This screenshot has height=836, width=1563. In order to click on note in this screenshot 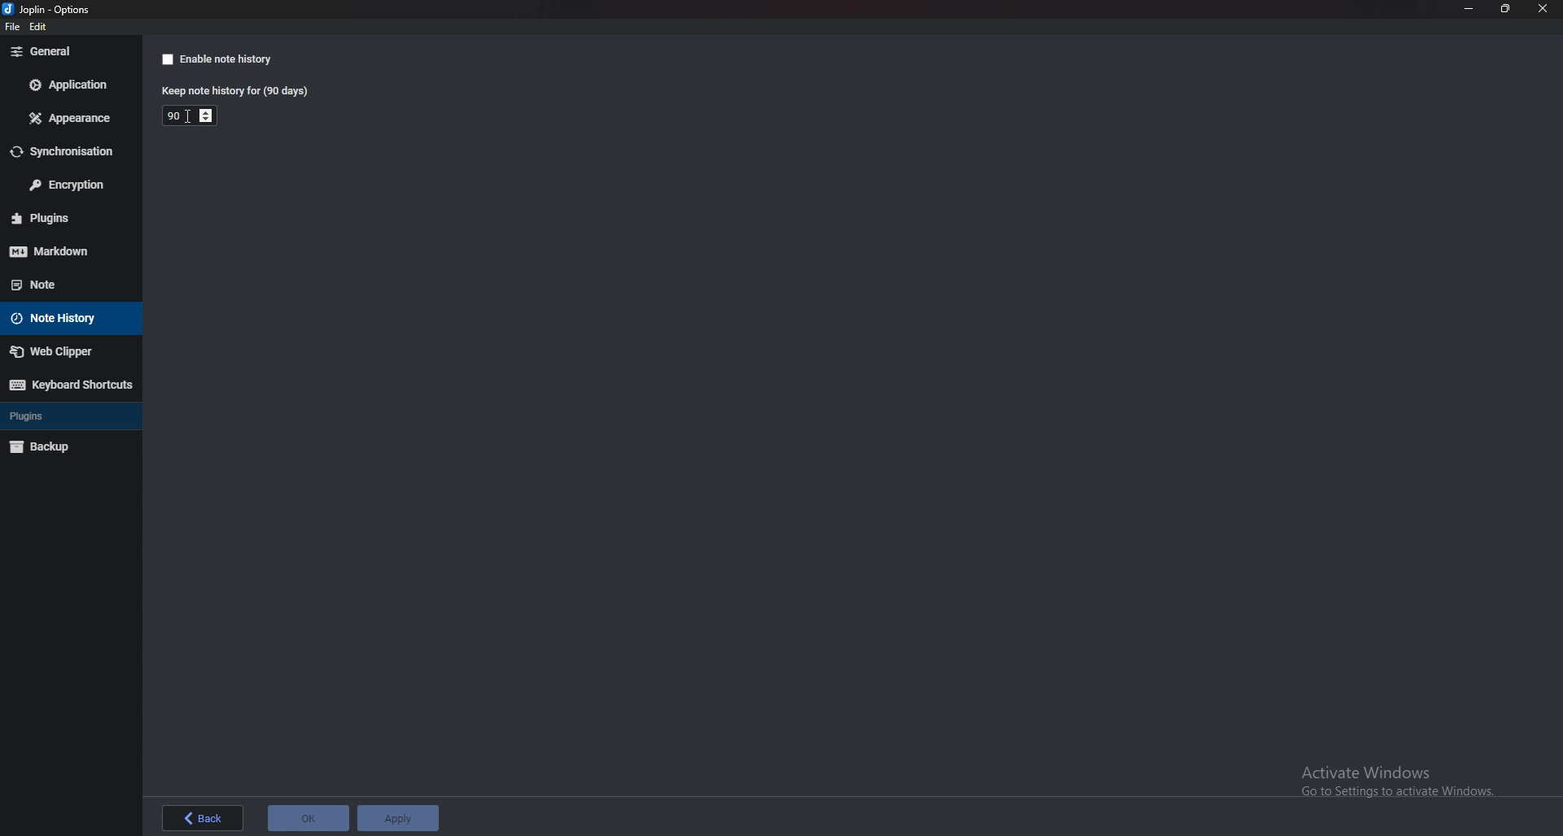, I will do `click(58, 284)`.